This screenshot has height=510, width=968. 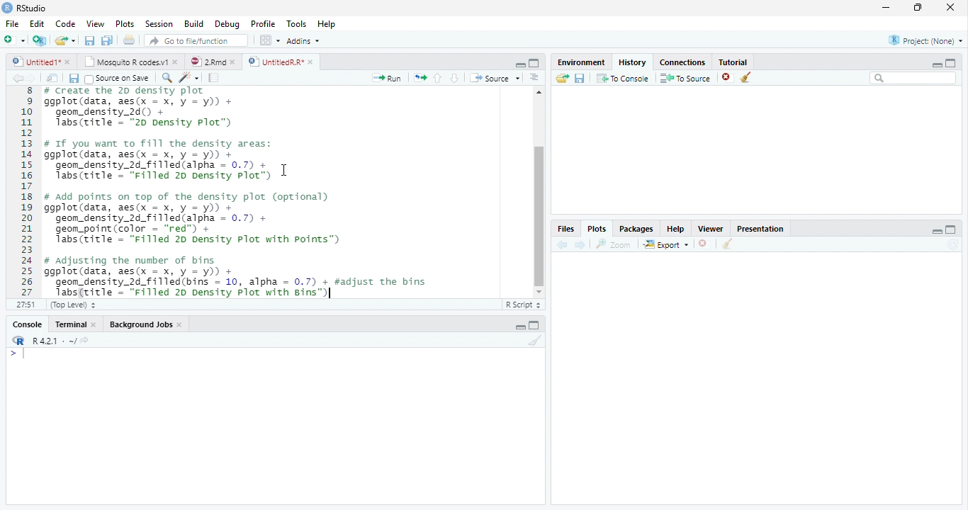 I want to click on Search, so click(x=913, y=78).